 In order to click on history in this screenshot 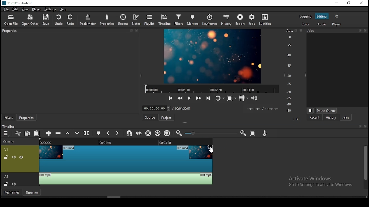, I will do `click(225, 20)`.